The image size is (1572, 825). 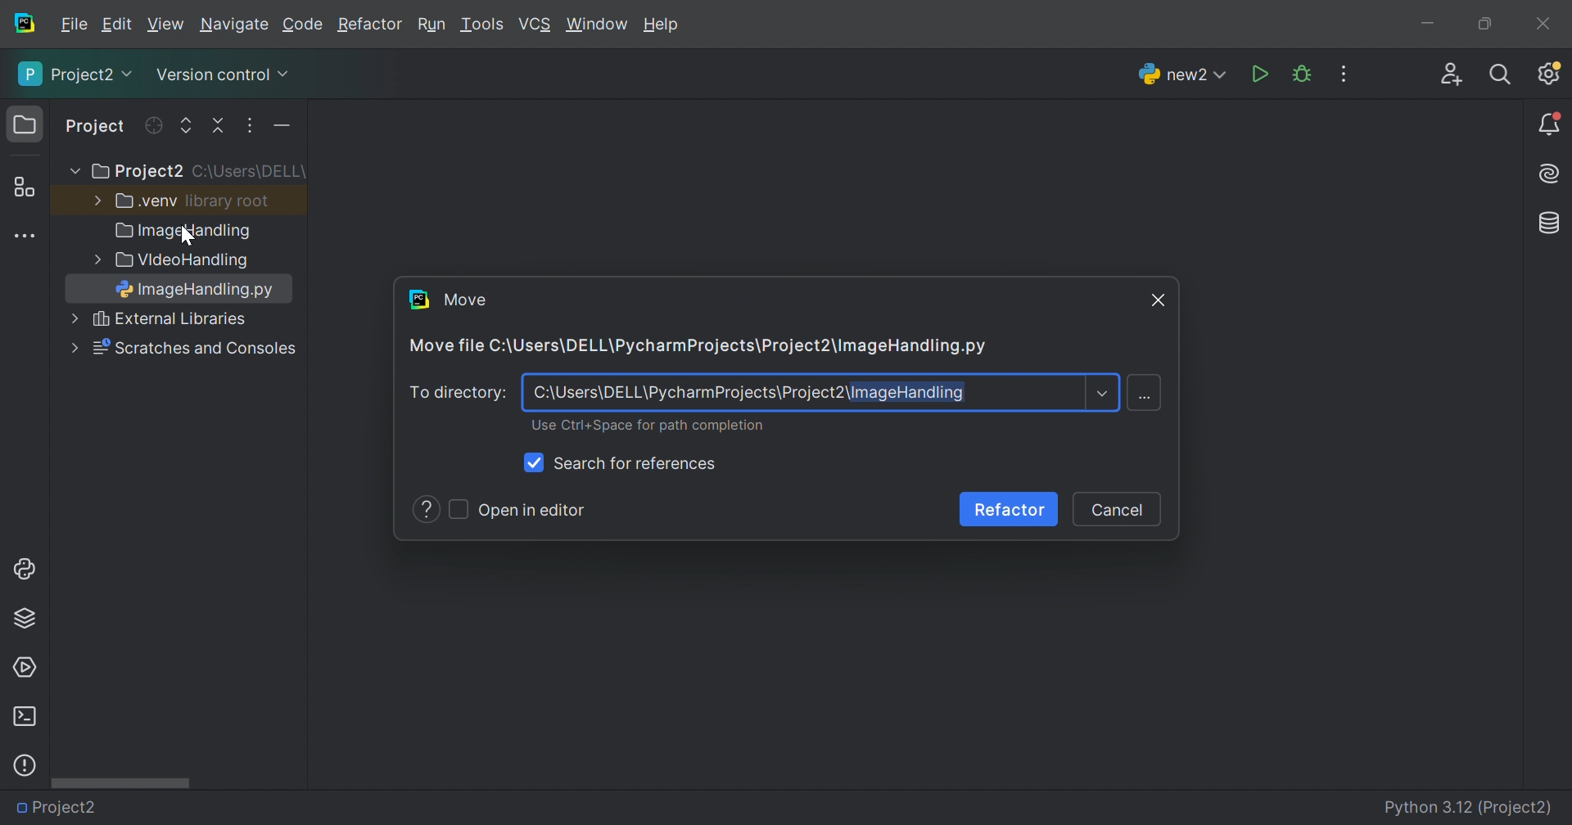 I want to click on more, so click(x=69, y=321).